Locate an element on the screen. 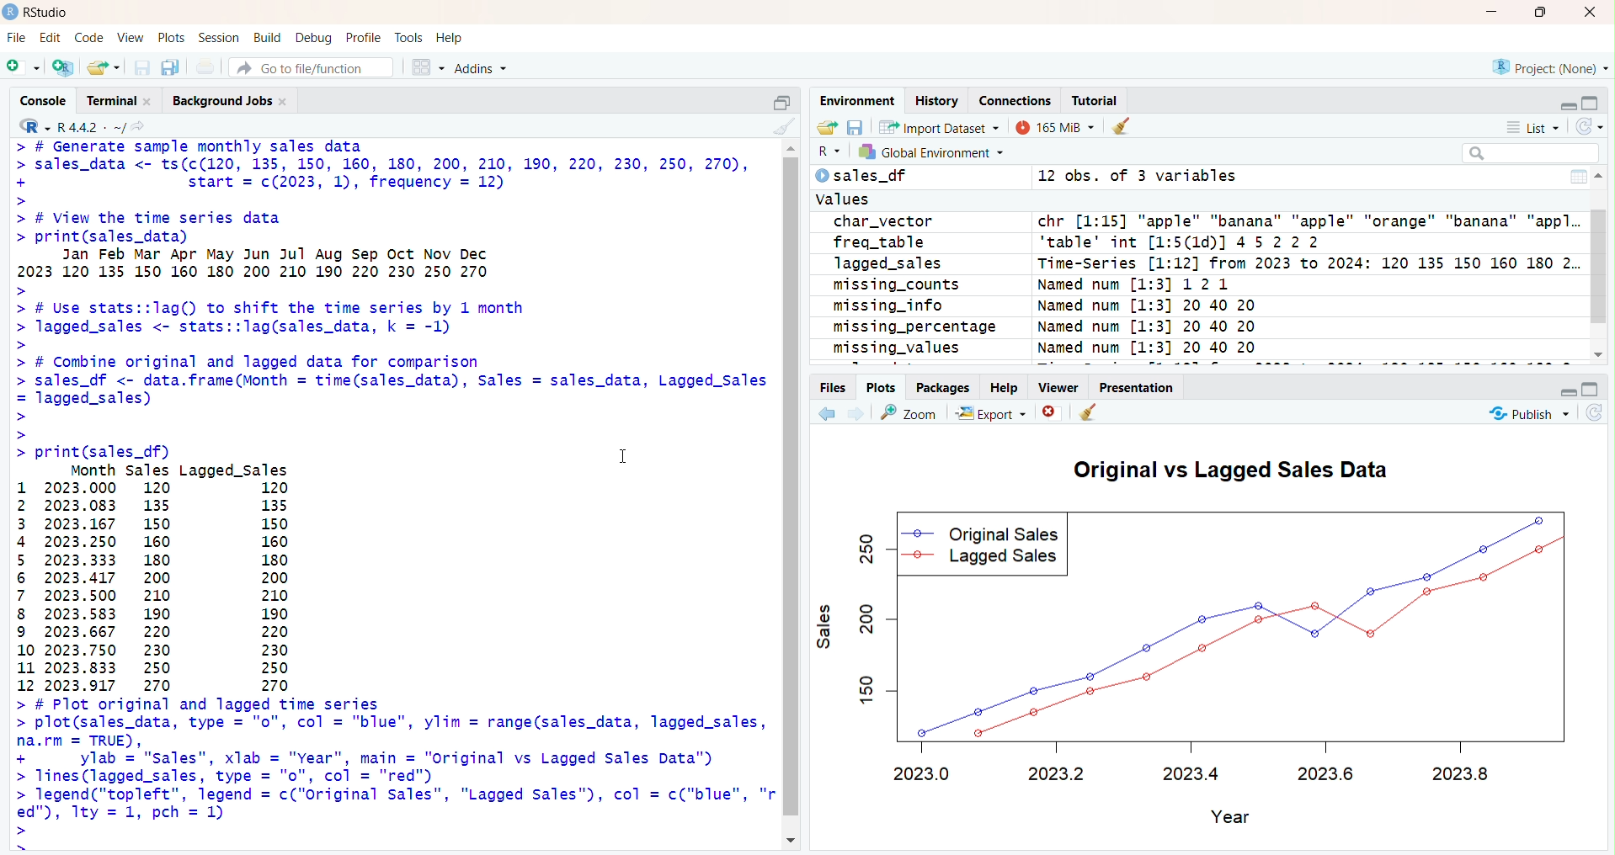  save workspace is located at coordinates (856, 127).